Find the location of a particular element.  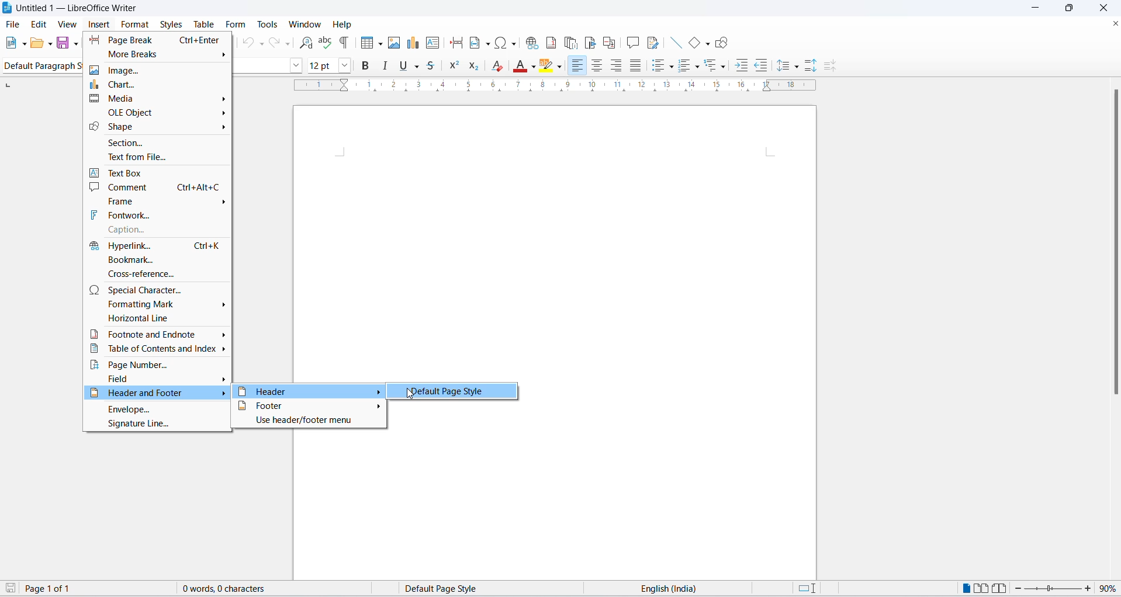

page style is located at coordinates (448, 588).